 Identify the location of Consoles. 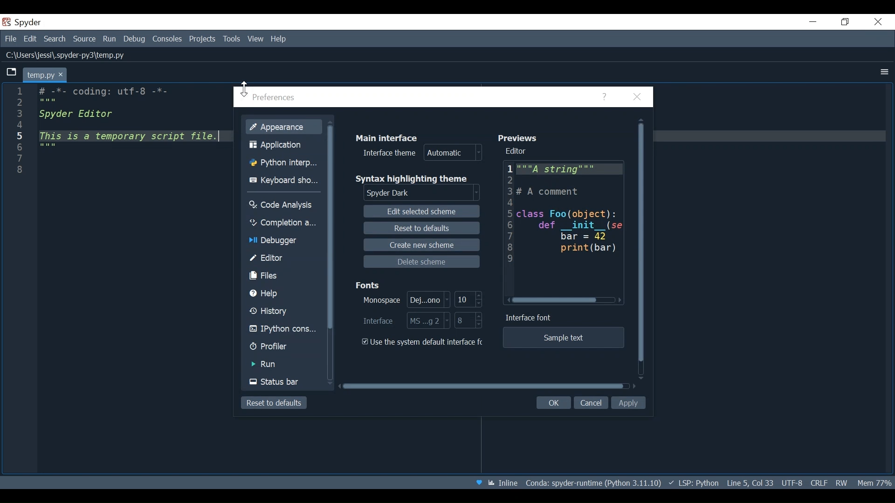
(168, 40).